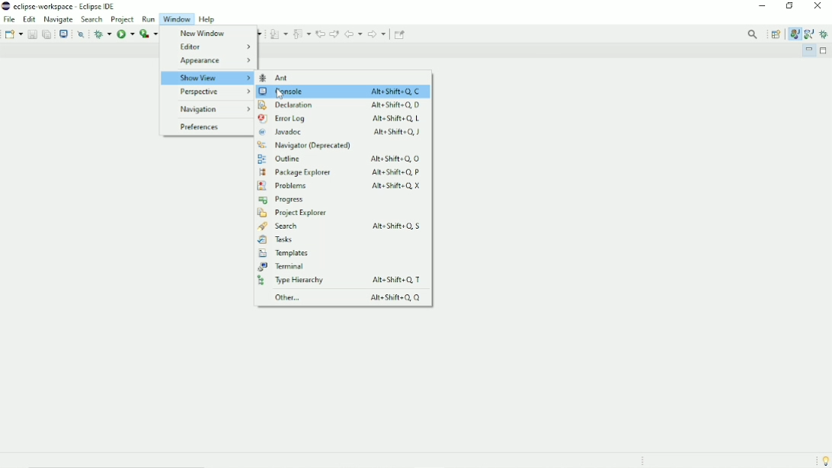  Describe the element at coordinates (30, 18) in the screenshot. I see `Edit` at that location.